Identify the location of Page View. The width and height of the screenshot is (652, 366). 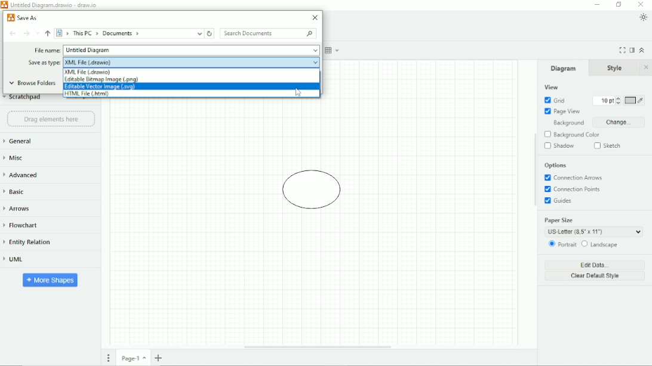
(562, 111).